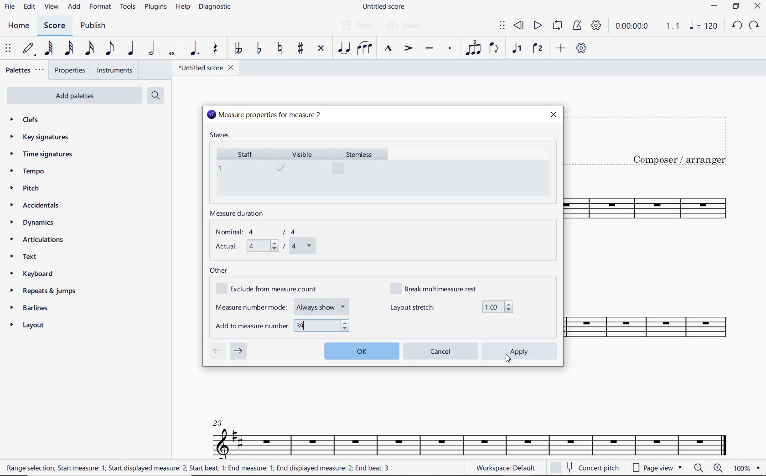  What do you see at coordinates (272, 289) in the screenshot?
I see `exclude from measure count` at bounding box center [272, 289].